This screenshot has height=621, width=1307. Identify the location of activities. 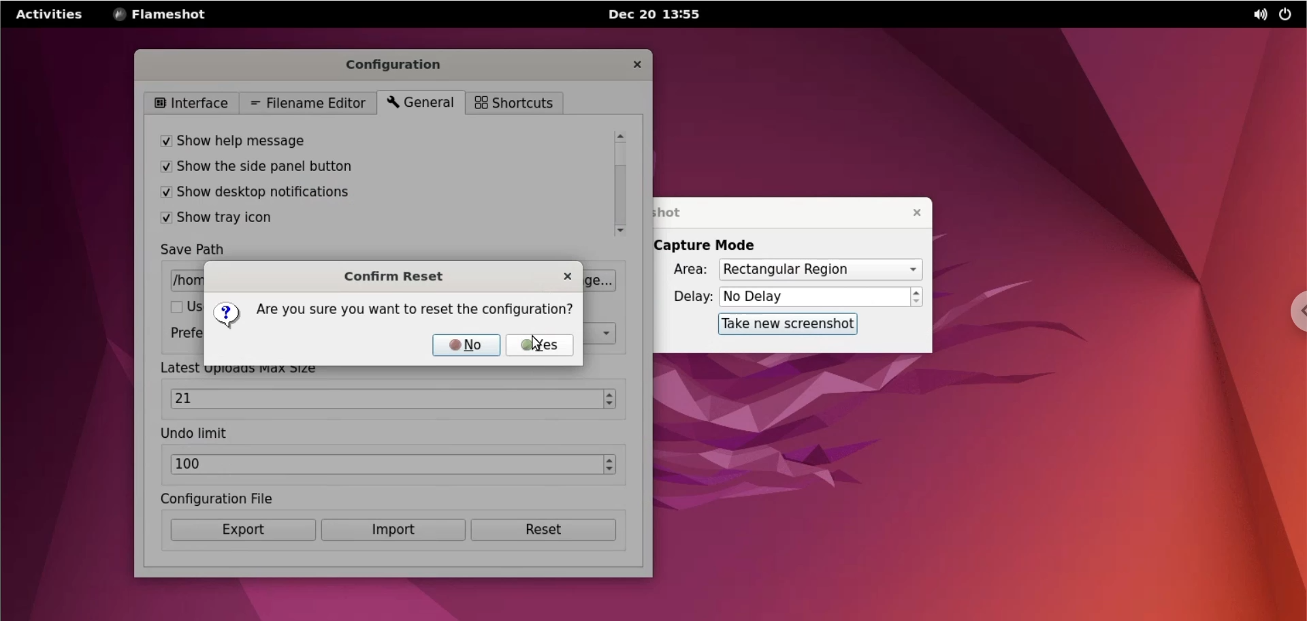
(51, 14).